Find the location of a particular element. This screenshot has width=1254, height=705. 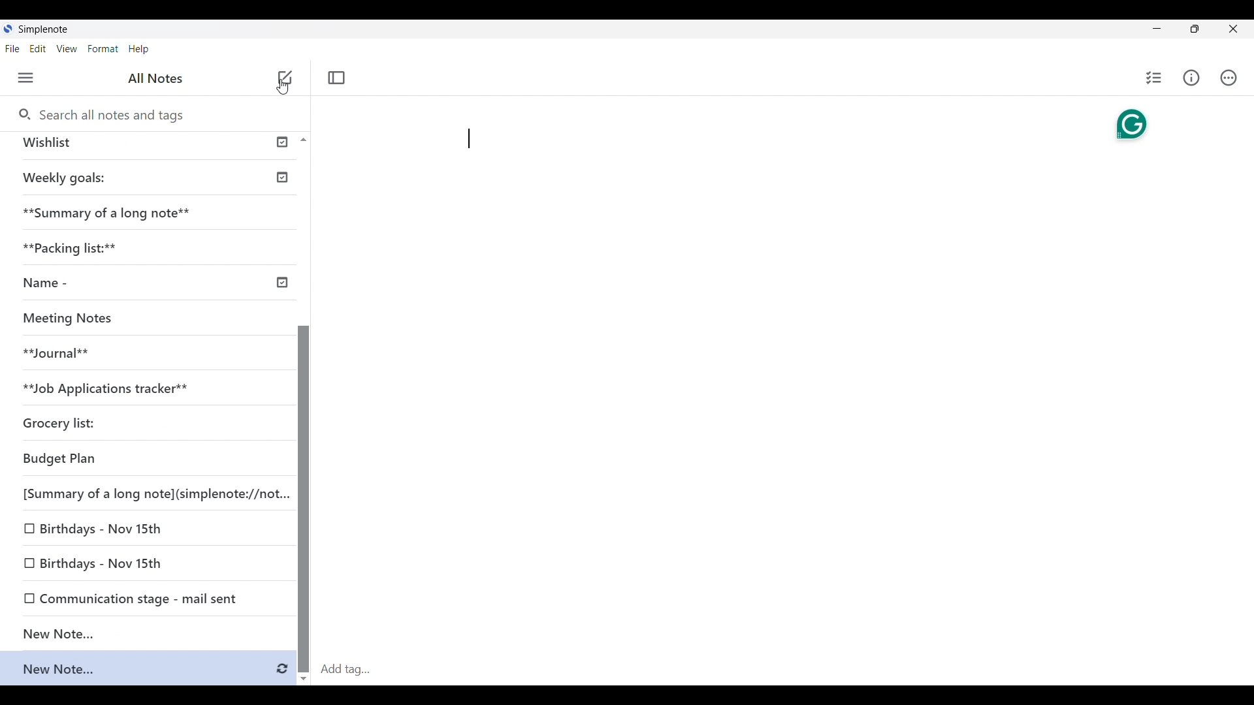

Software note is located at coordinates (48, 29).